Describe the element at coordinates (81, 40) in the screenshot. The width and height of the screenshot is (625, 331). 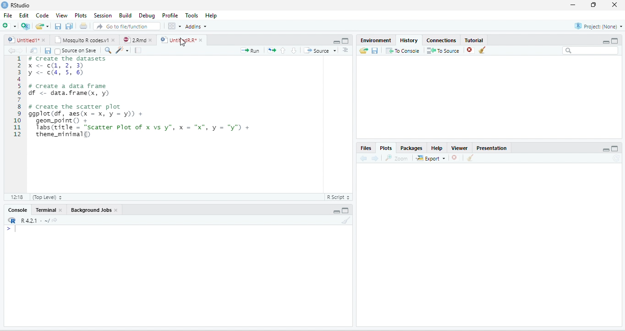
I see `Mosquito R codes.v1` at that location.